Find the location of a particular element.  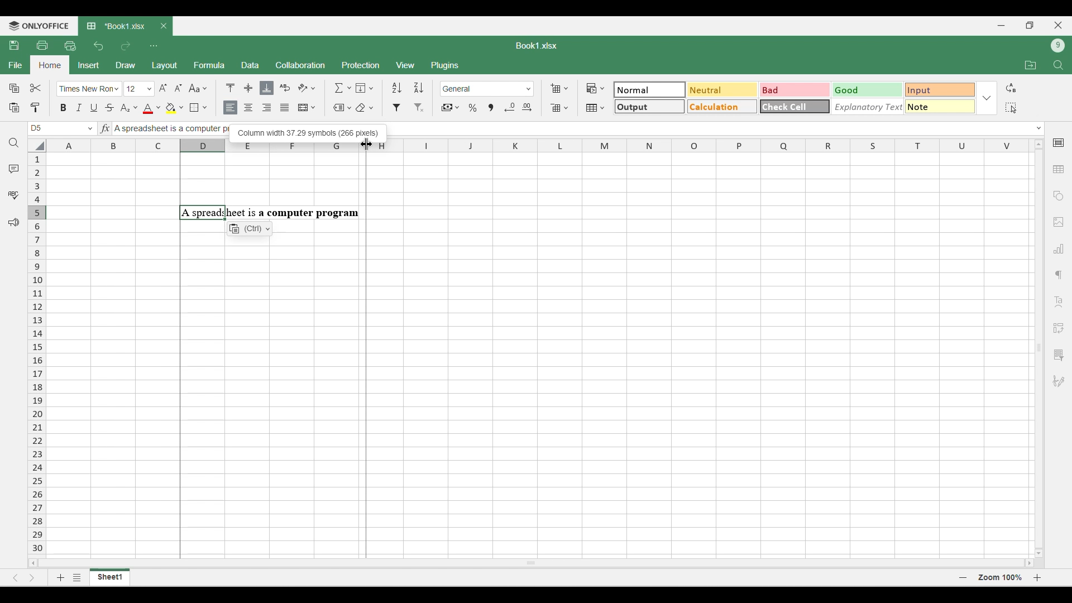

Change cell is located at coordinates (90, 128).